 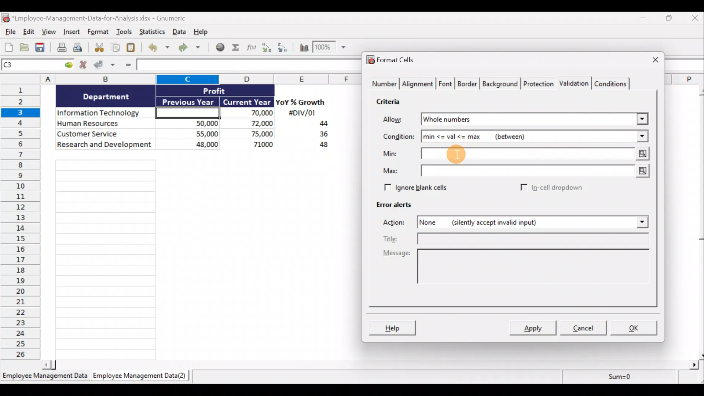 I want to click on Min:, so click(x=392, y=154).